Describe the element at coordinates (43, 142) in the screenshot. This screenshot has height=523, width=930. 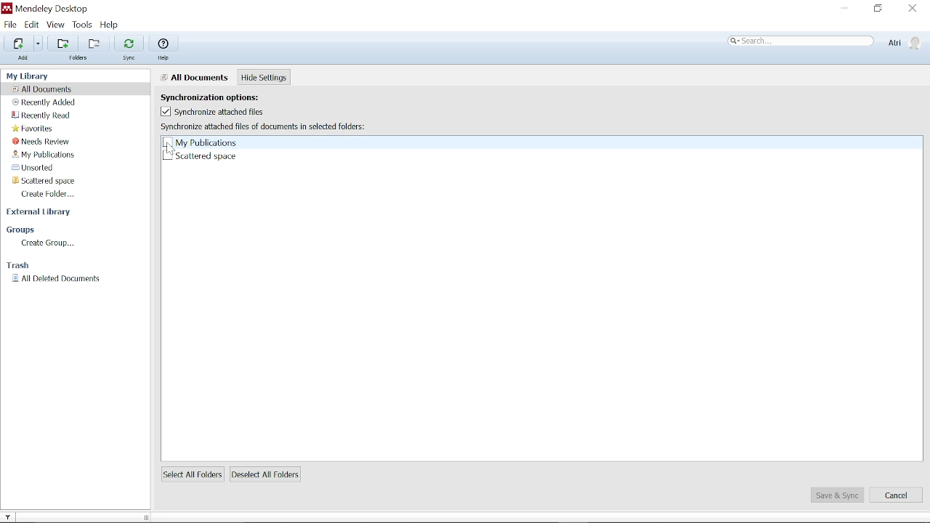
I see `Needs review` at that location.